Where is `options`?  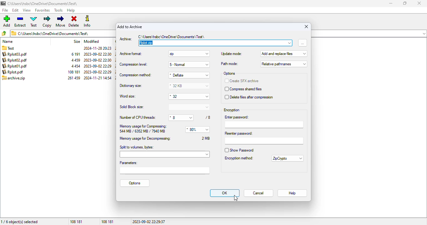
options is located at coordinates (230, 73).